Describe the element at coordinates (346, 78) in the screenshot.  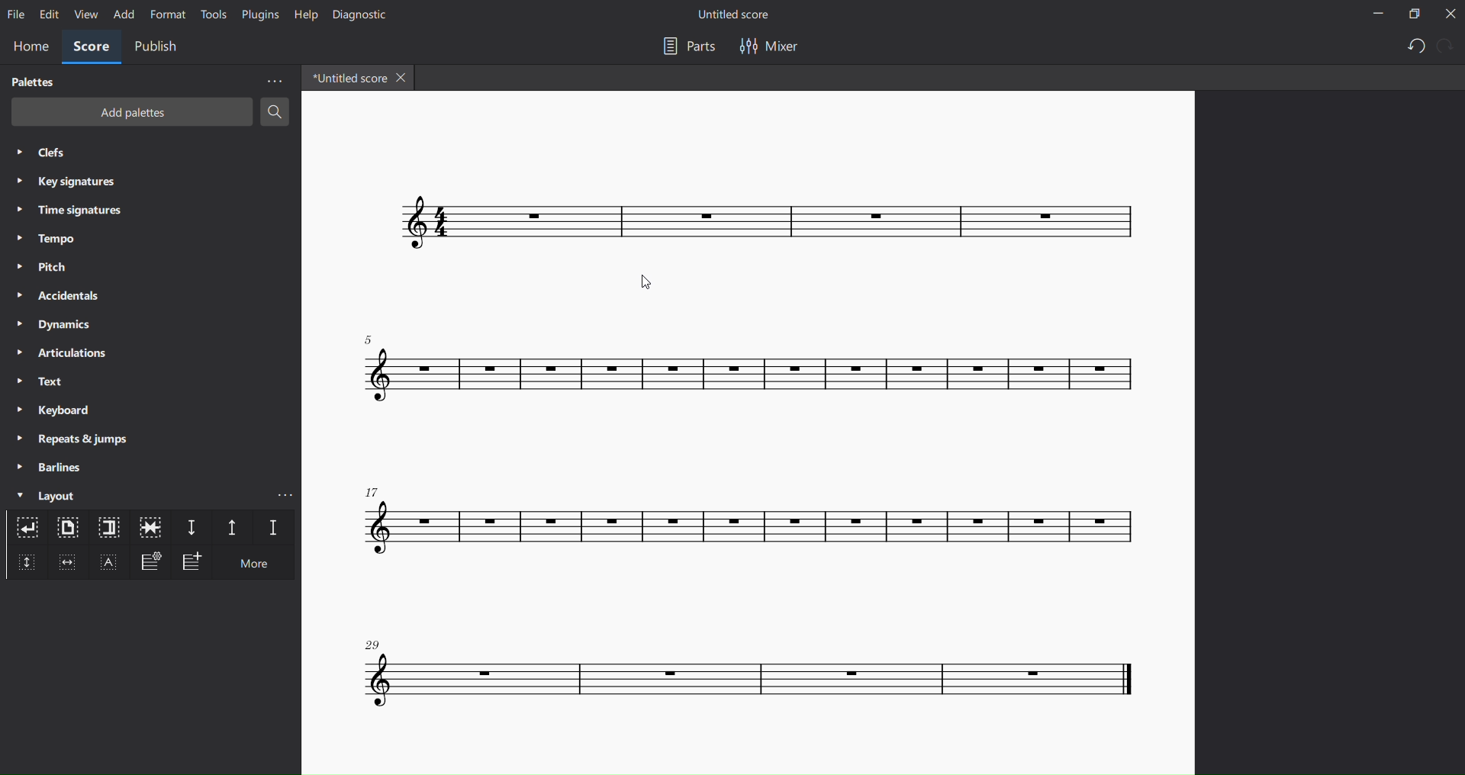
I see `tab name` at that location.